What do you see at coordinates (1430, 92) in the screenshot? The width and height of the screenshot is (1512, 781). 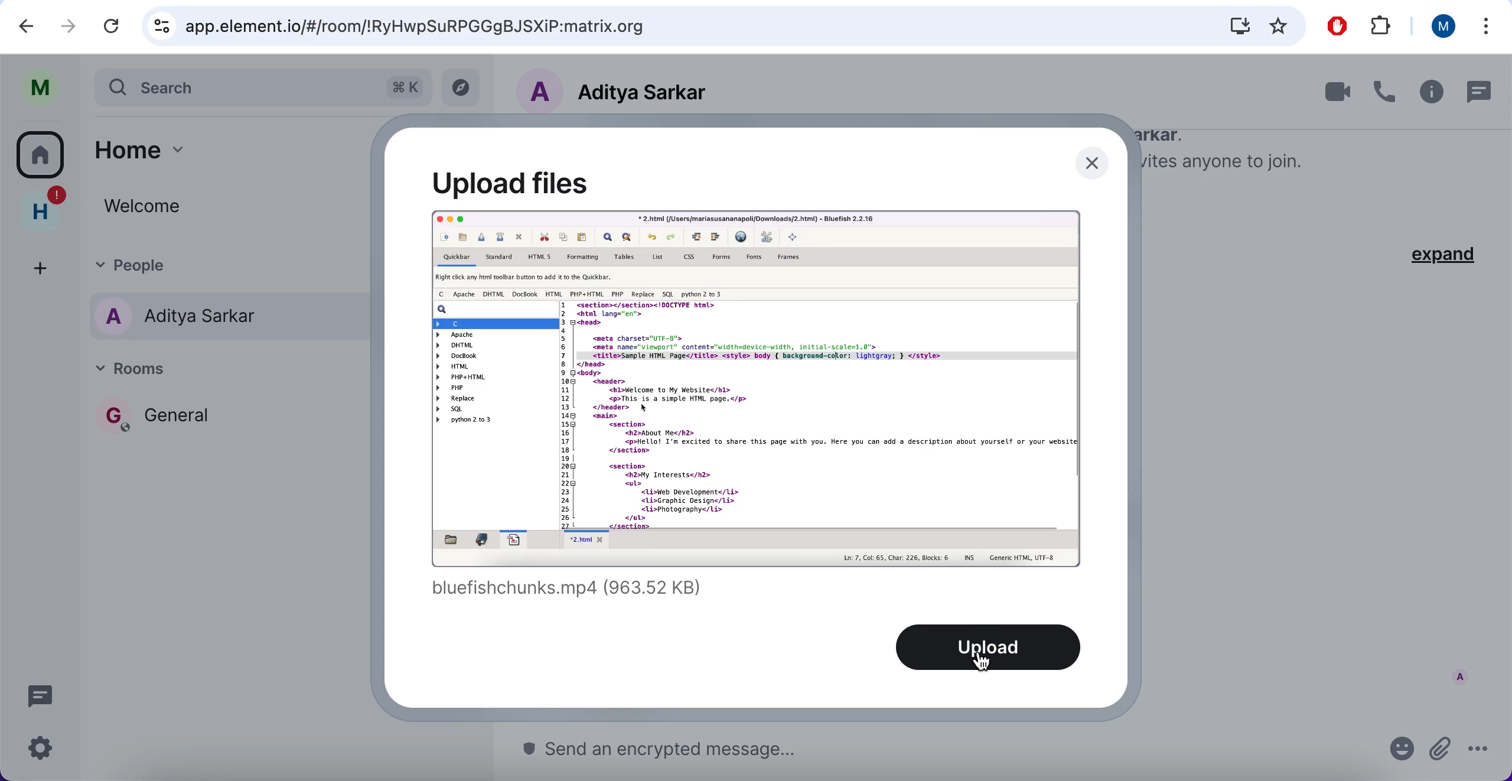 I see `information` at bounding box center [1430, 92].